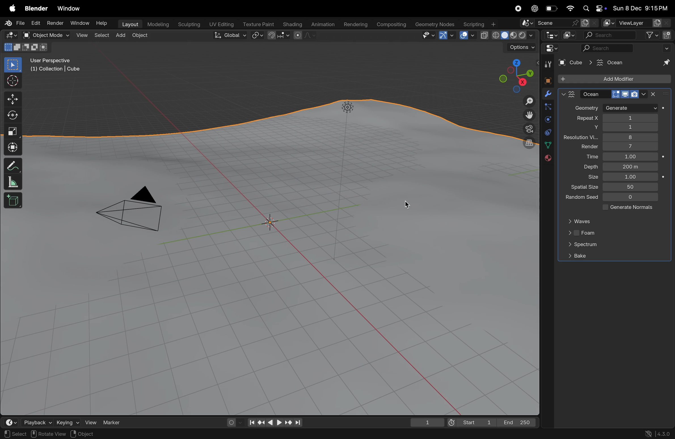 Image resolution: width=675 pixels, height=439 pixels. Describe the element at coordinates (12, 422) in the screenshot. I see `editor type` at that location.